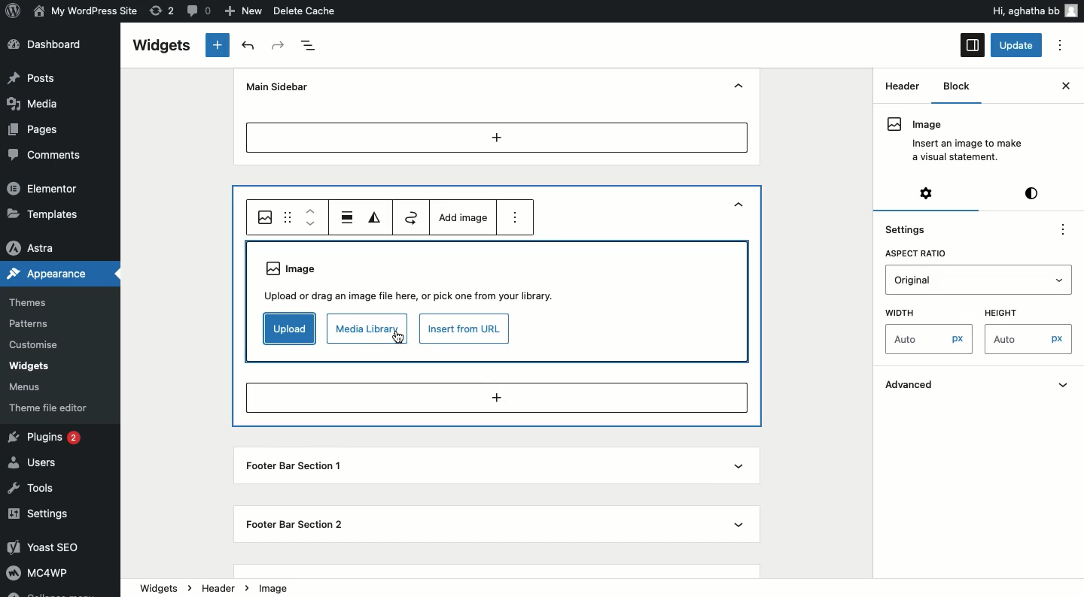  I want to click on Comment, so click(196, 10).